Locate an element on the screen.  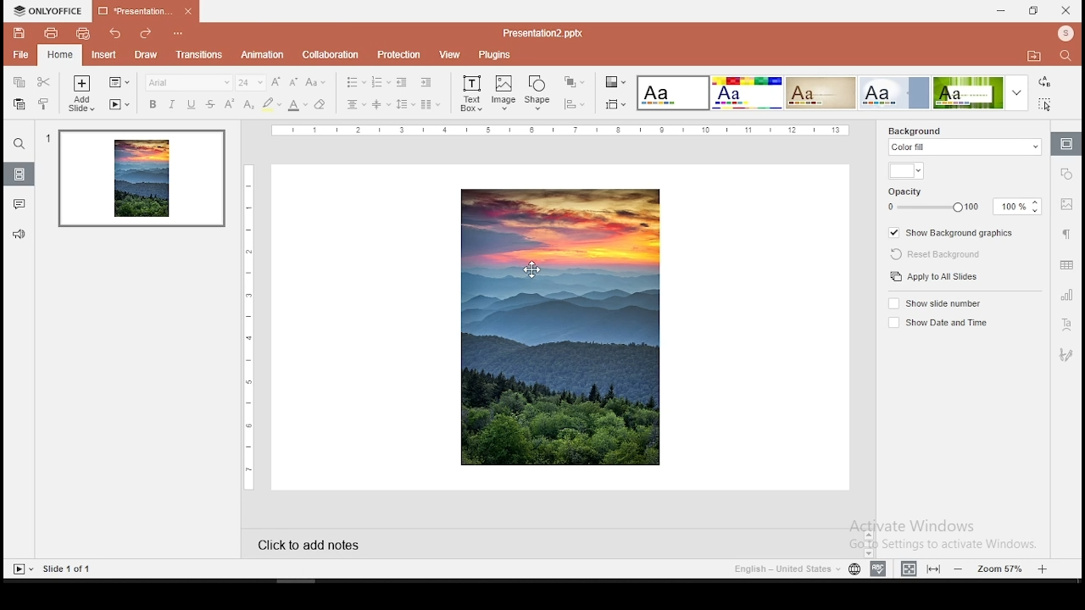
table settings is located at coordinates (1068, 266).